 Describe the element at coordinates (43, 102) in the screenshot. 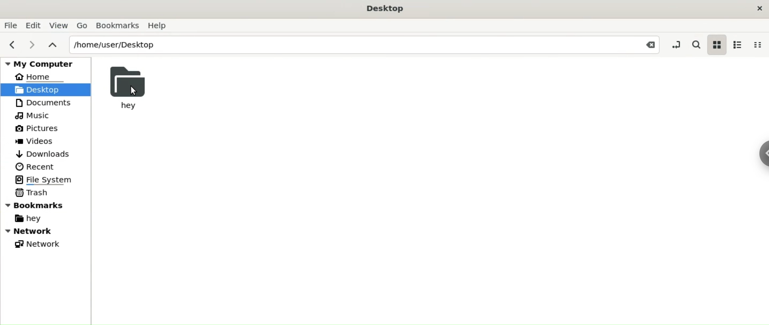

I see `Documents` at that location.